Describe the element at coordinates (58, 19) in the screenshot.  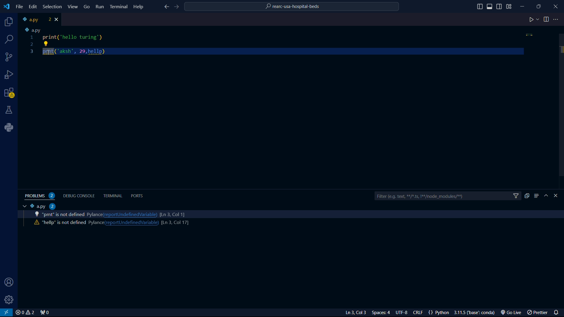
I see `close` at that location.